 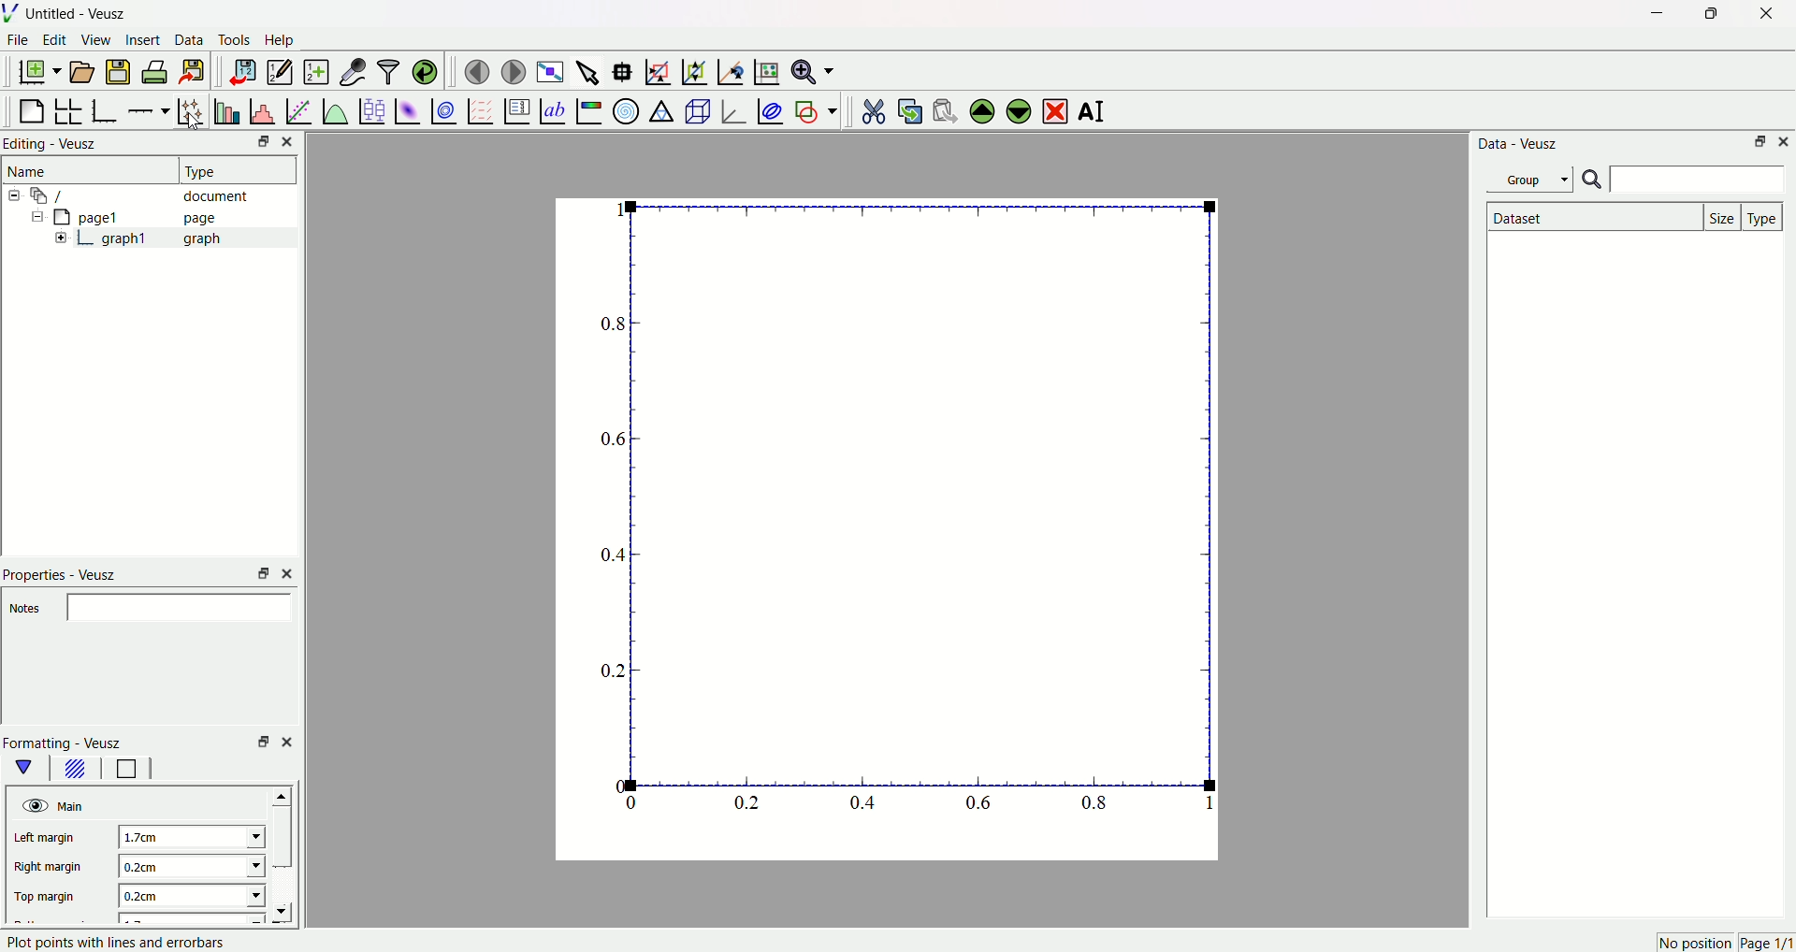 I want to click on fit a function, so click(x=297, y=109).